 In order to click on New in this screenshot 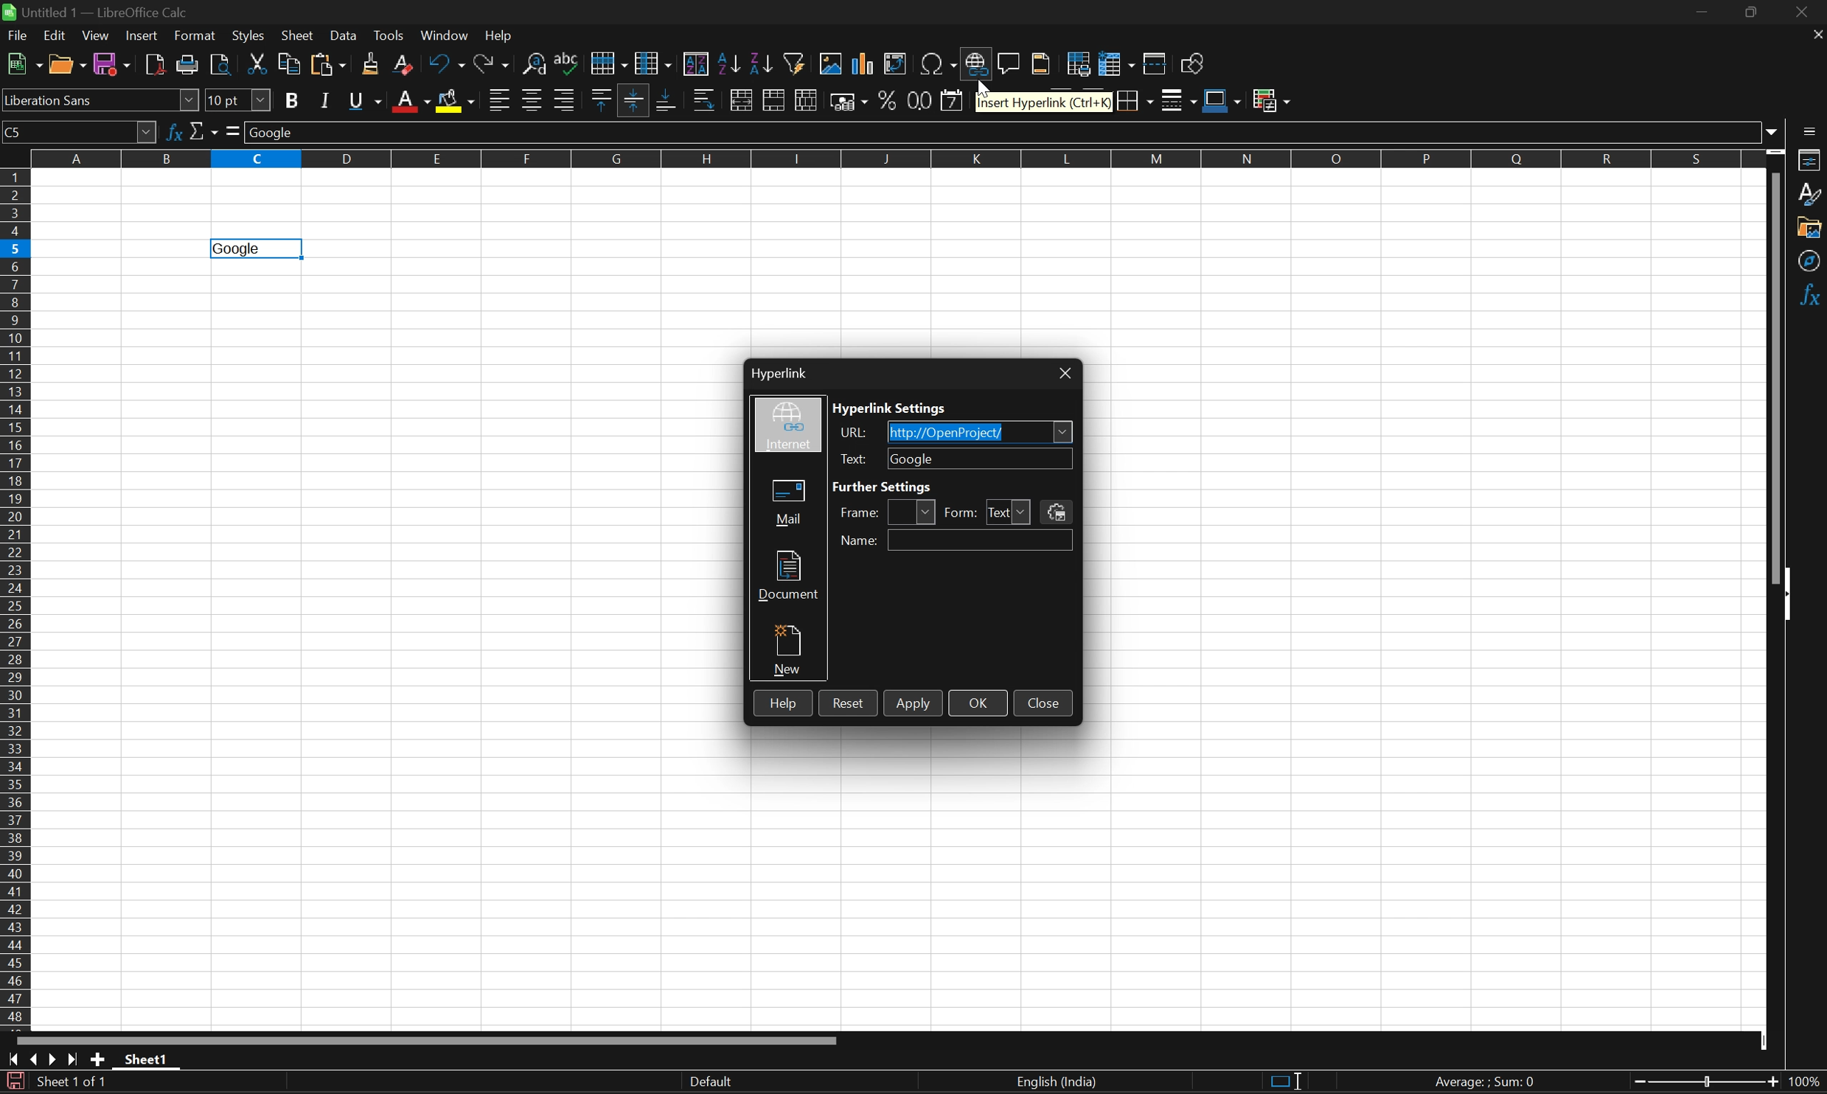, I will do `click(790, 650)`.